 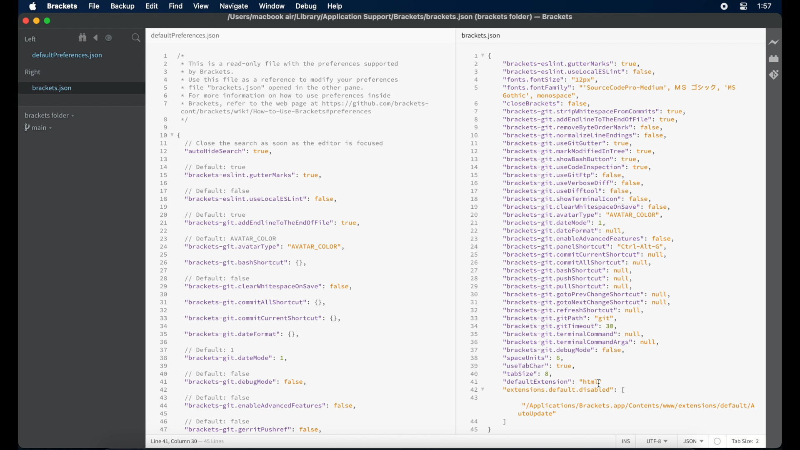 I want to click on utf-8, so click(x=657, y=442).